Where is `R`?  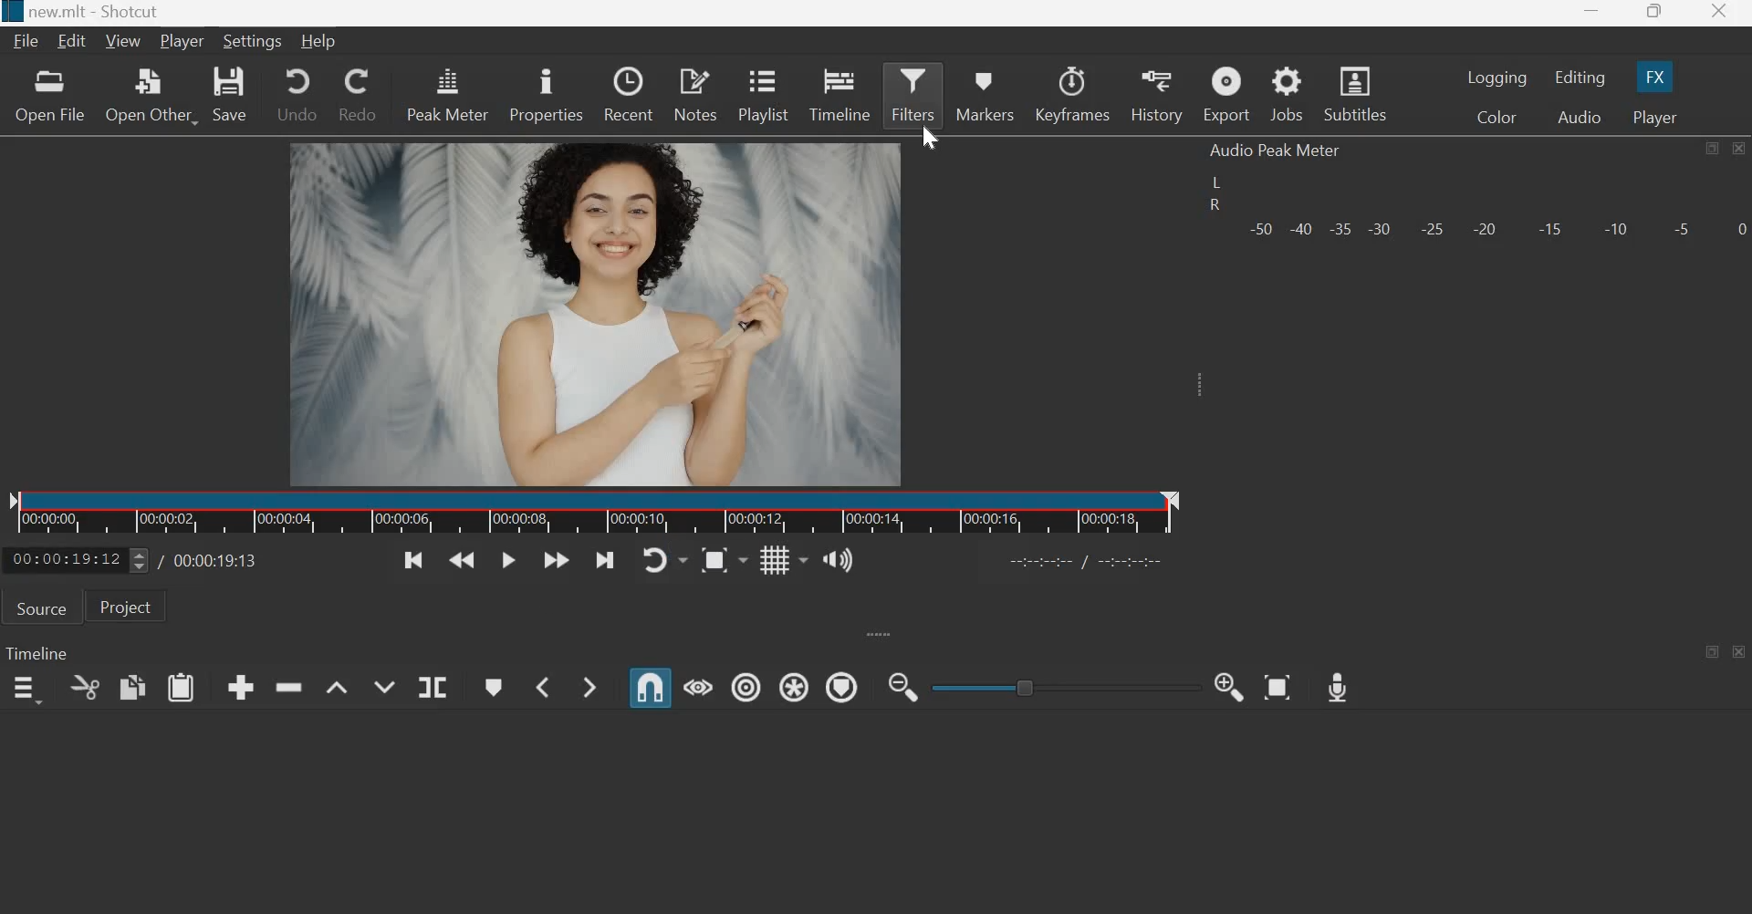
R is located at coordinates (1213, 207).